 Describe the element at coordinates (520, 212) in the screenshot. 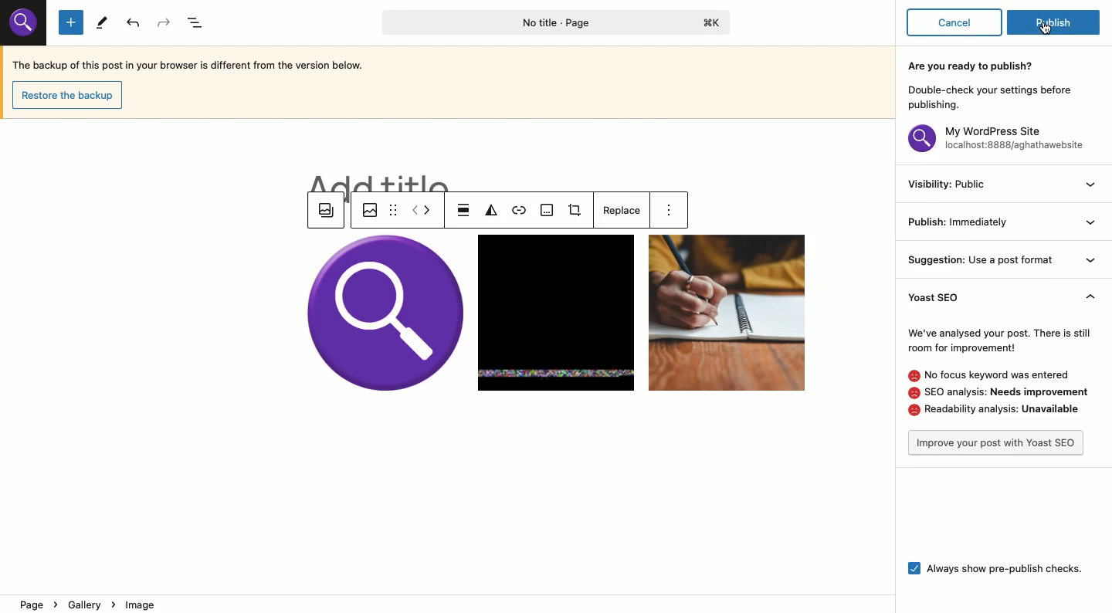

I see `Link` at that location.